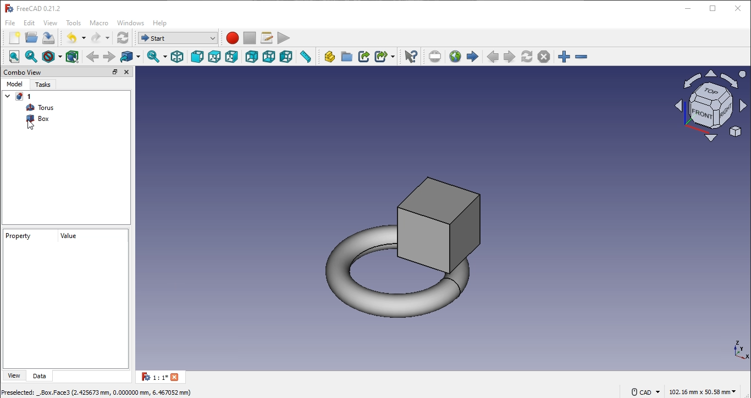 Image resolution: width=751 pixels, height=398 pixels. Describe the element at coordinates (12, 23) in the screenshot. I see `file` at that location.